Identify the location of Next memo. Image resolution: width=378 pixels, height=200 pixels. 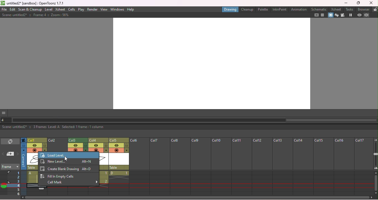
(18, 154).